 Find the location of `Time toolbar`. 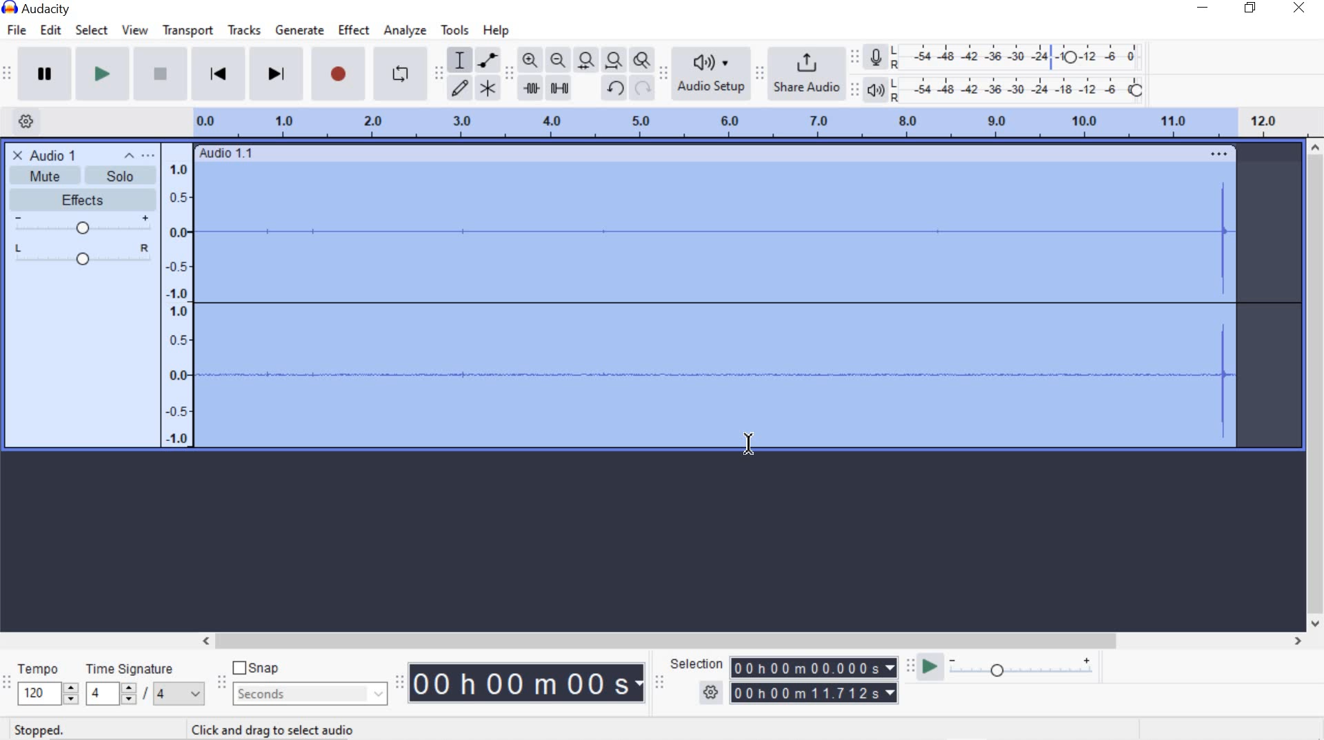

Time toolbar is located at coordinates (401, 682).